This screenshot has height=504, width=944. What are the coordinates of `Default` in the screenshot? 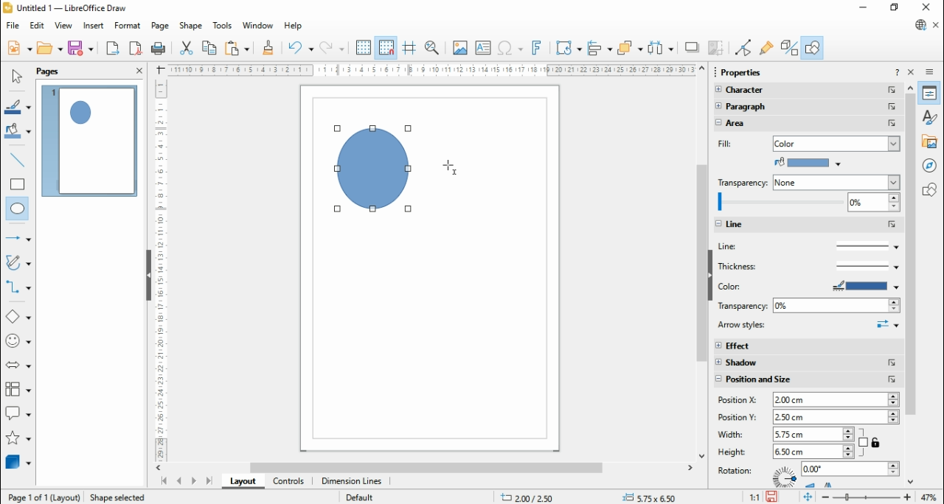 It's located at (359, 496).